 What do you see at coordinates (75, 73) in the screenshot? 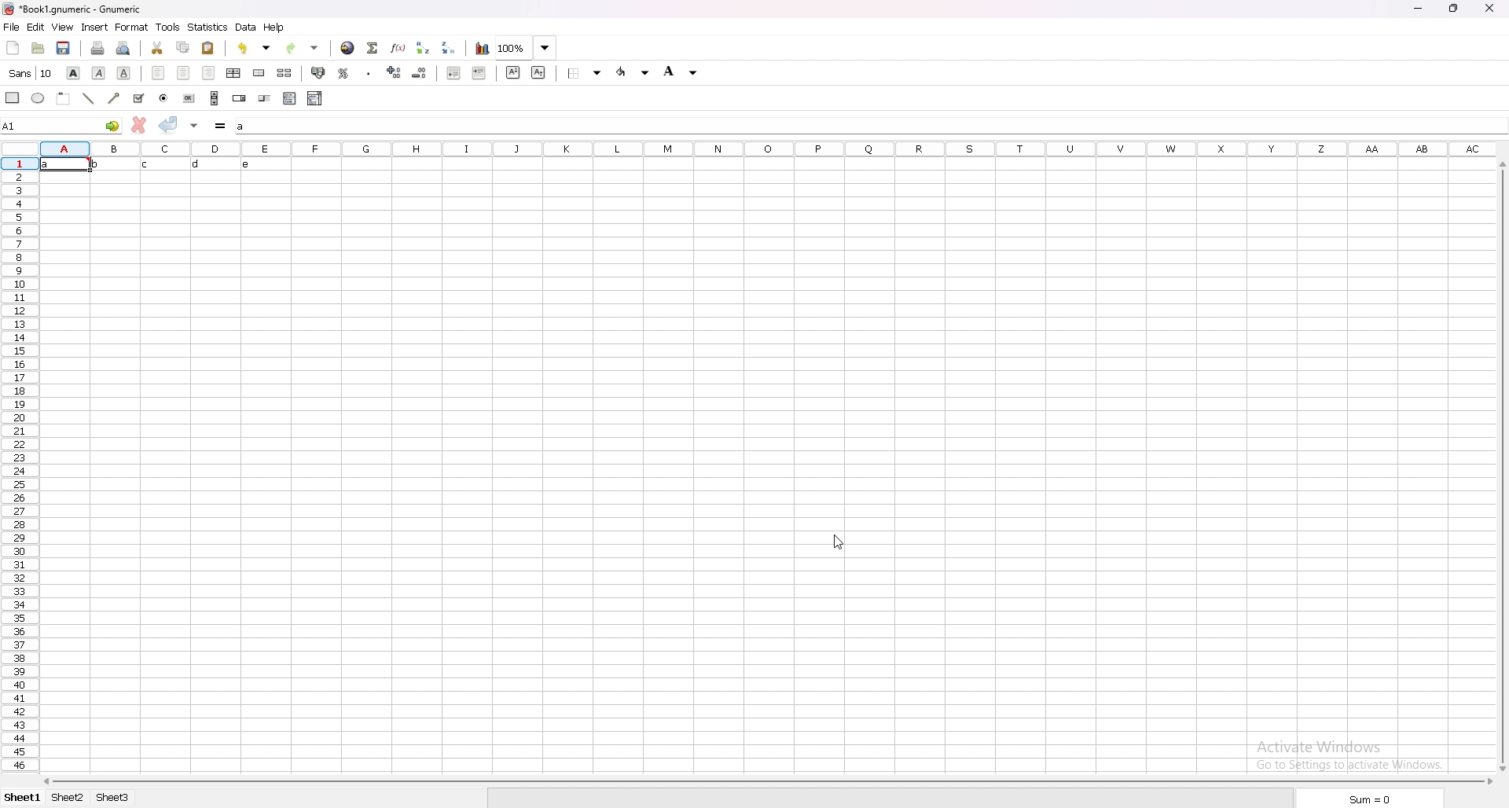
I see `bold` at bounding box center [75, 73].